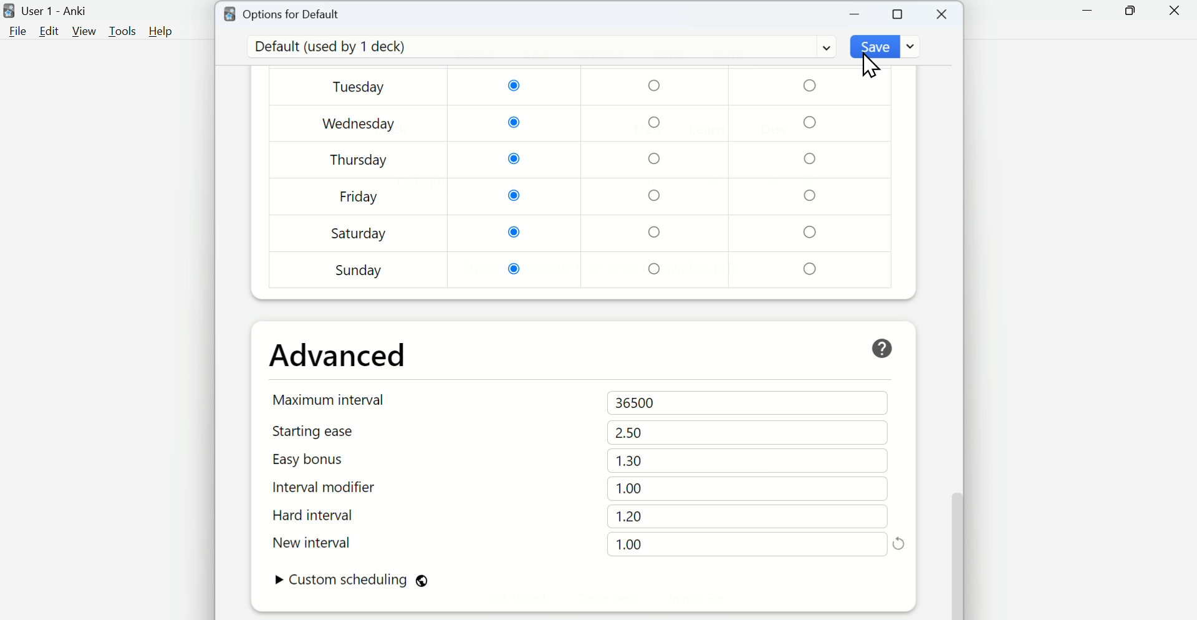 This screenshot has height=620, width=1197. What do you see at coordinates (361, 88) in the screenshot?
I see `Tuesday` at bounding box center [361, 88].